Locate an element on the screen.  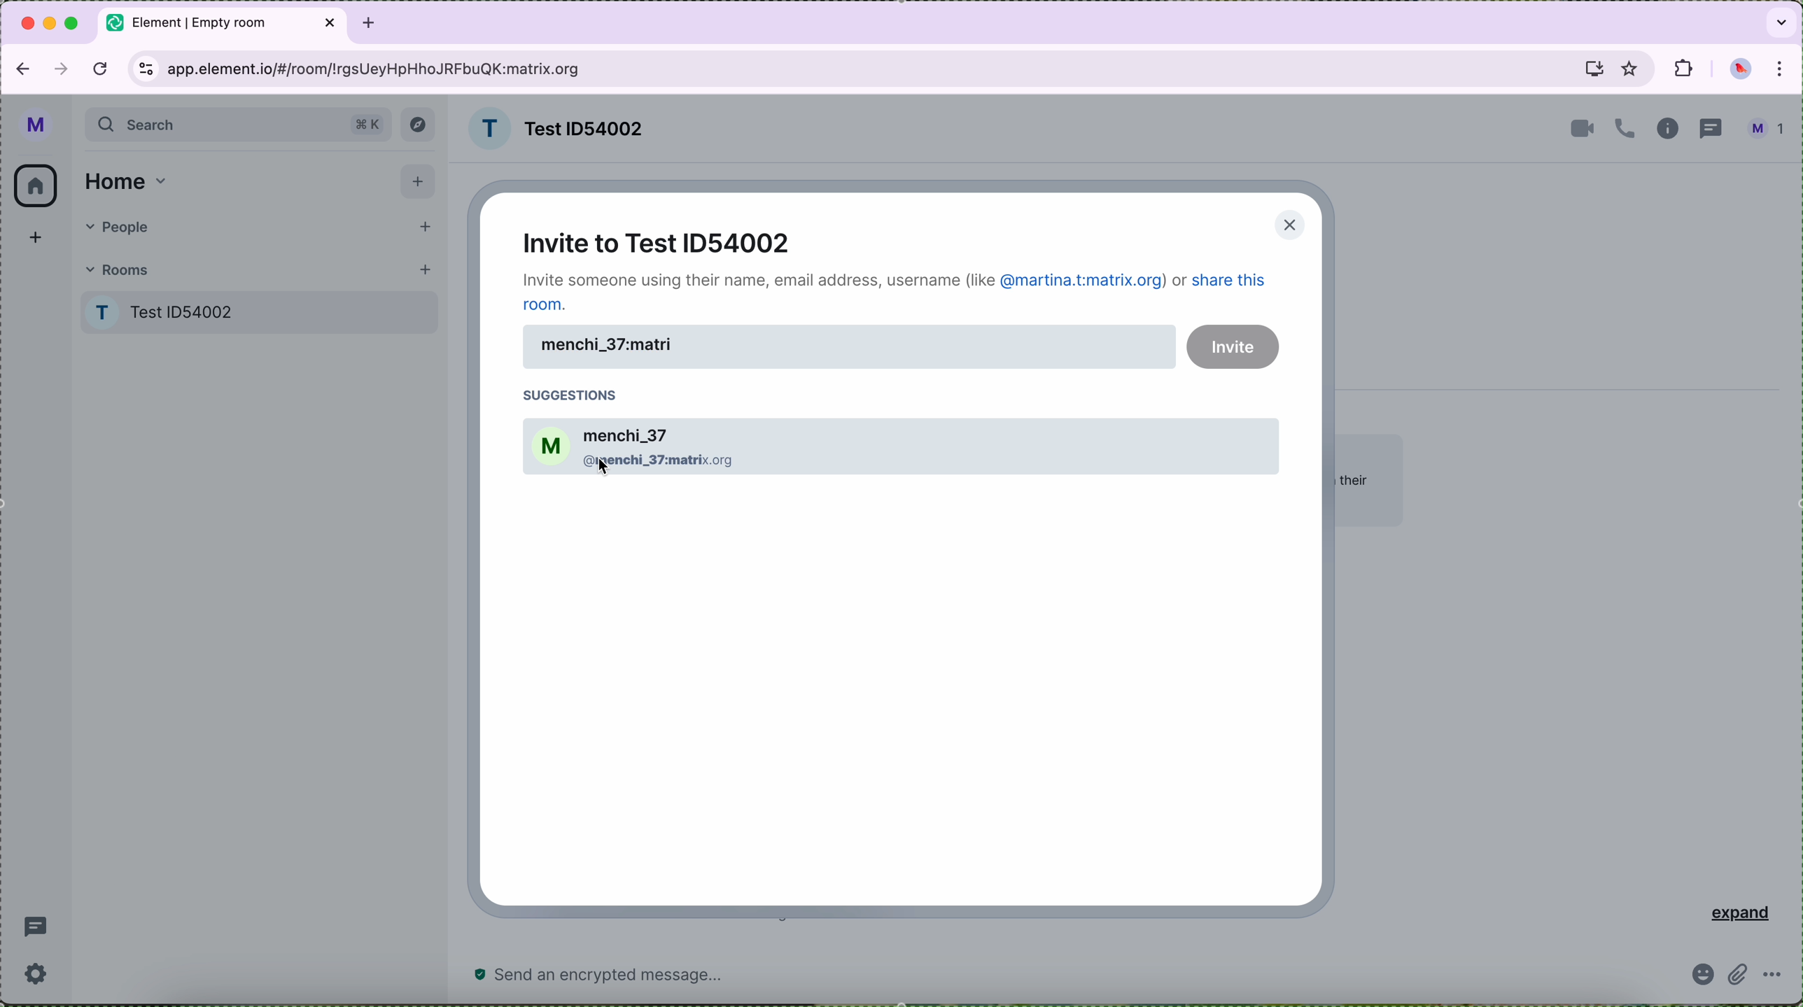
username is located at coordinates (850, 346).